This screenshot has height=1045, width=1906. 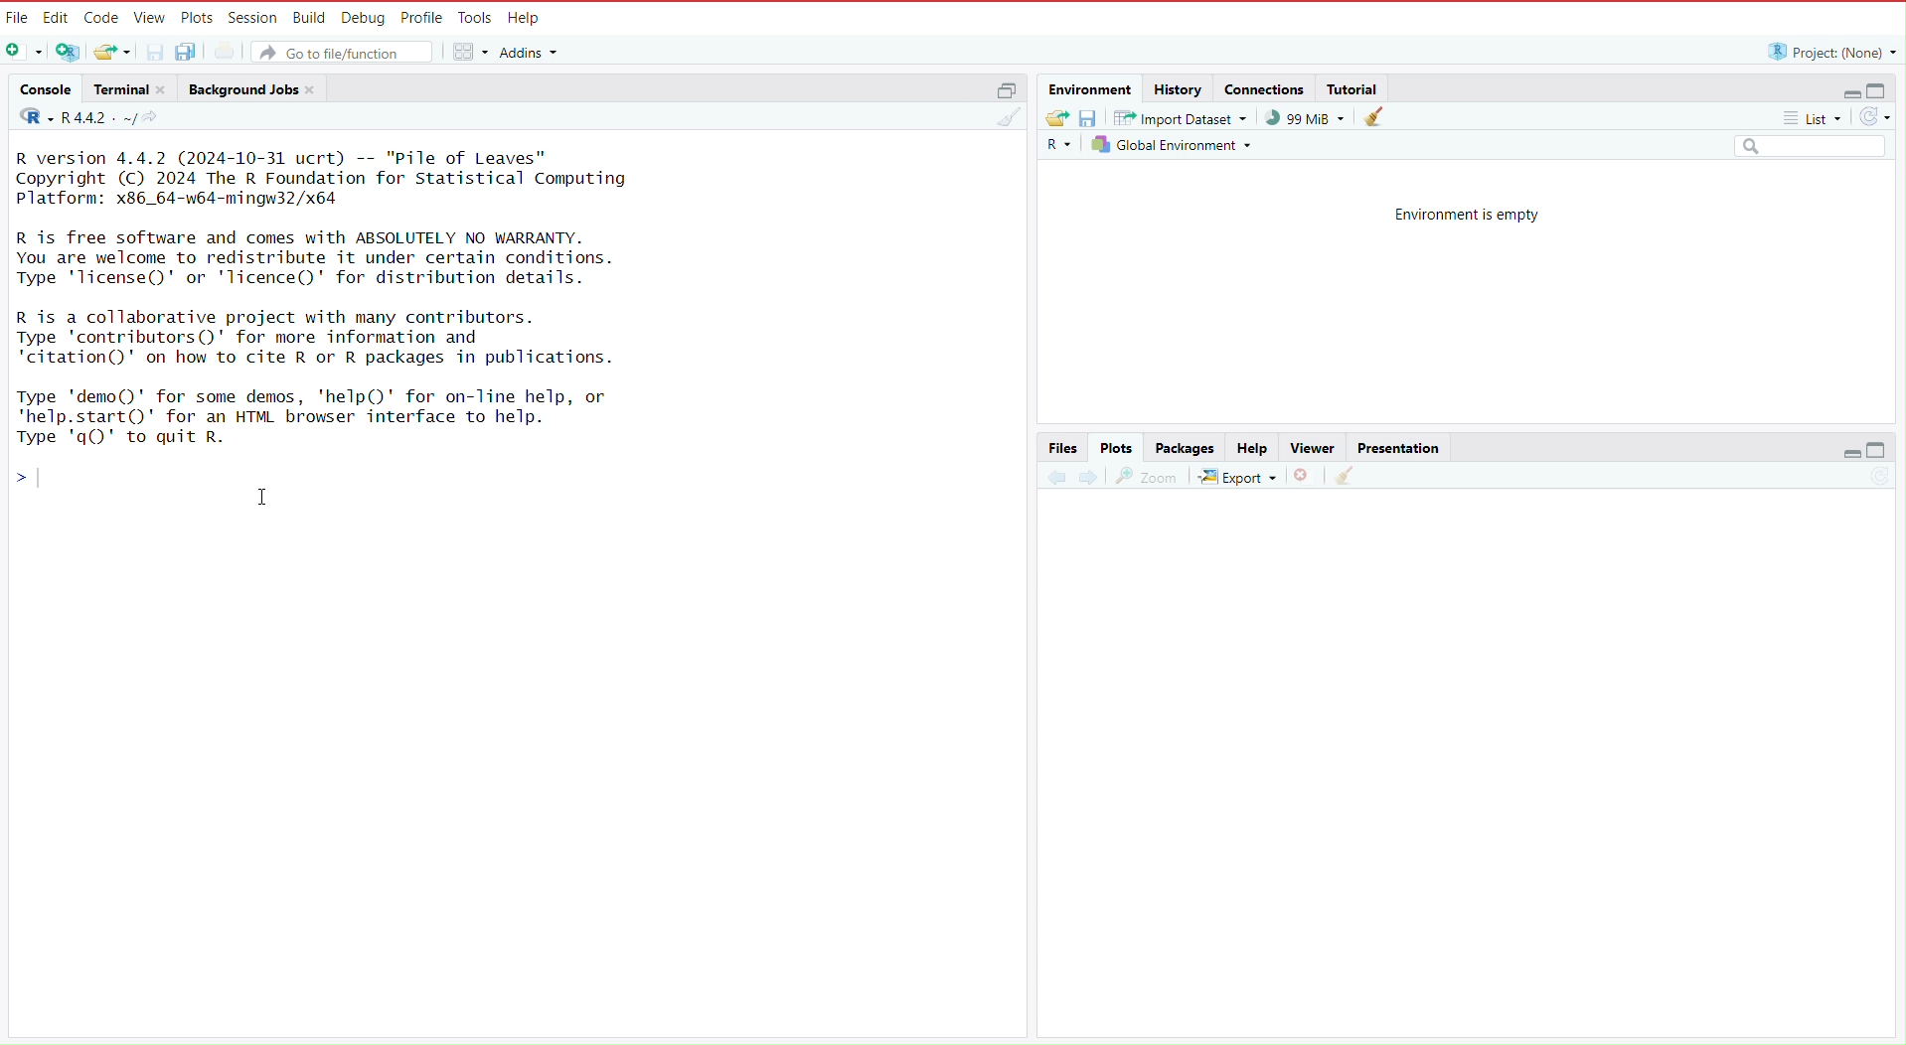 I want to click on edit, so click(x=58, y=16).